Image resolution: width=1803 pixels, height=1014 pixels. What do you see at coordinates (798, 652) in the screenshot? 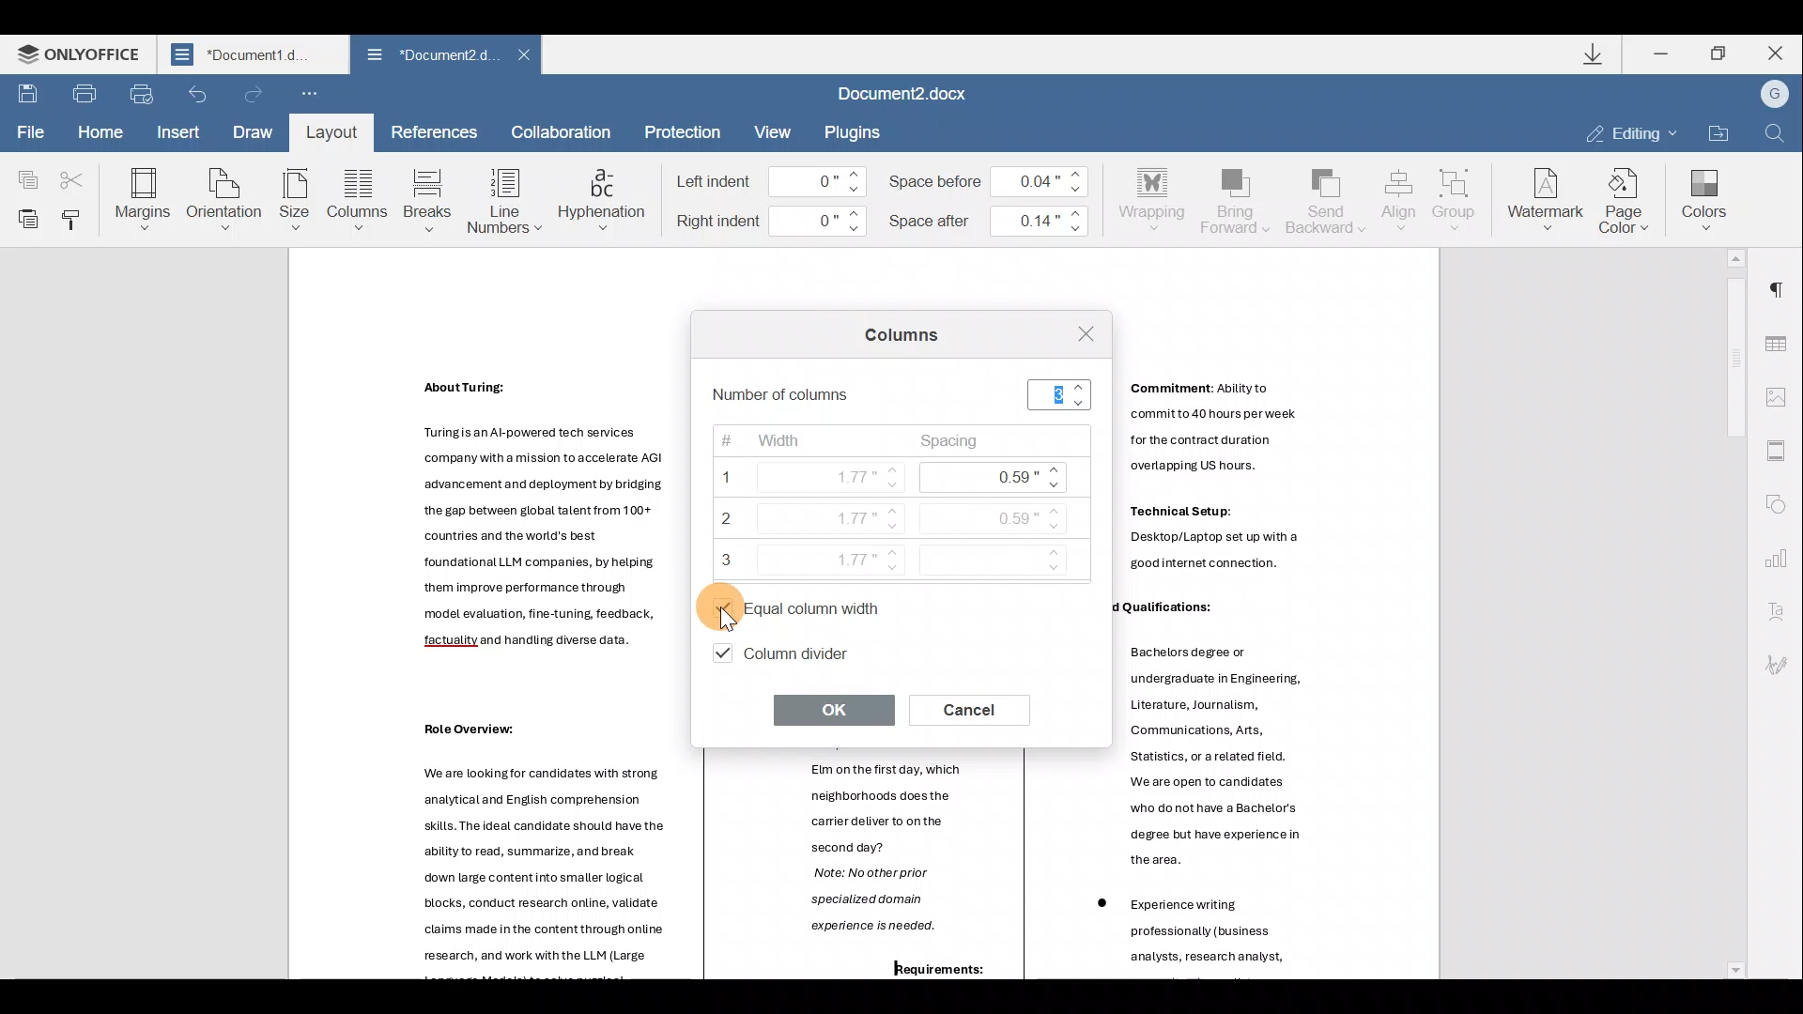
I see `Column divider` at bounding box center [798, 652].